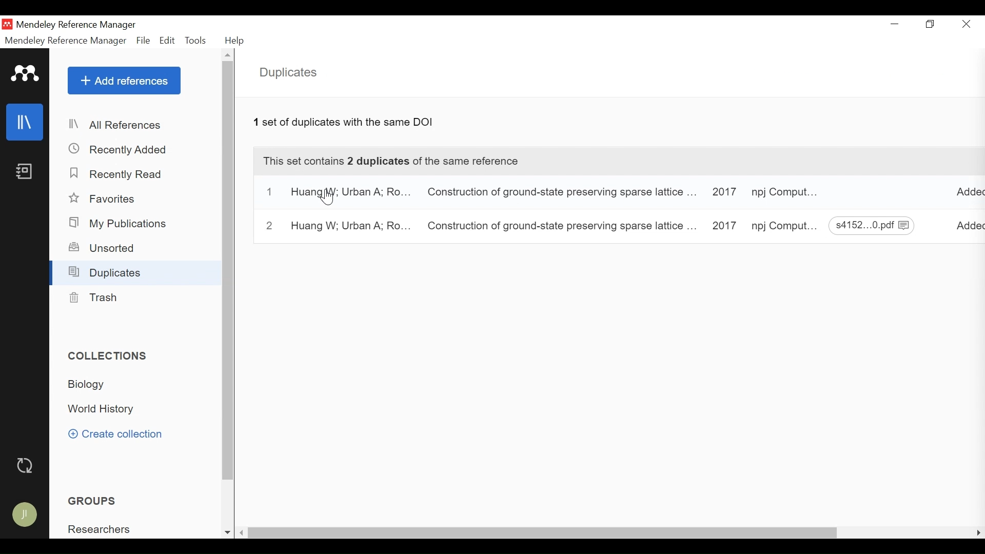 Image resolution: width=985 pixels, height=554 pixels. I want to click on Cursor, so click(329, 200).